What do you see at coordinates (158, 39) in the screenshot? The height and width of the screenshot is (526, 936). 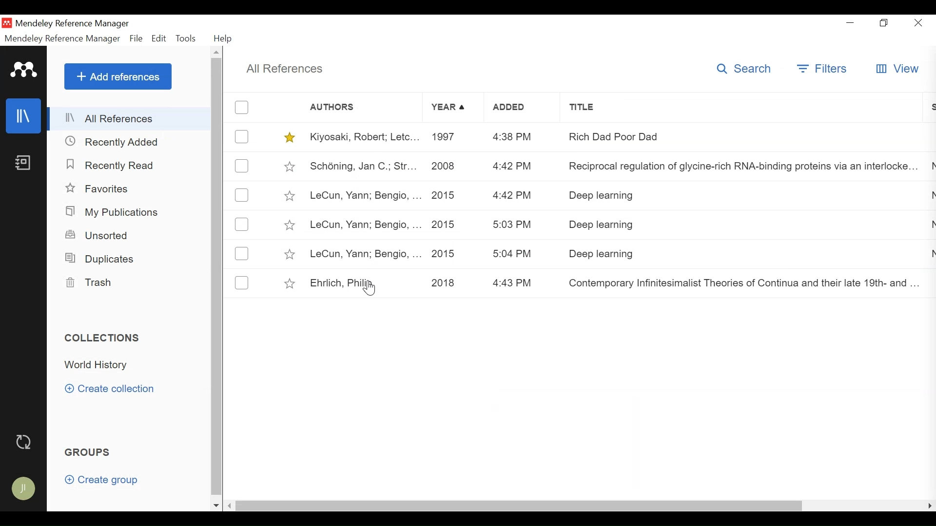 I see `Edit` at bounding box center [158, 39].